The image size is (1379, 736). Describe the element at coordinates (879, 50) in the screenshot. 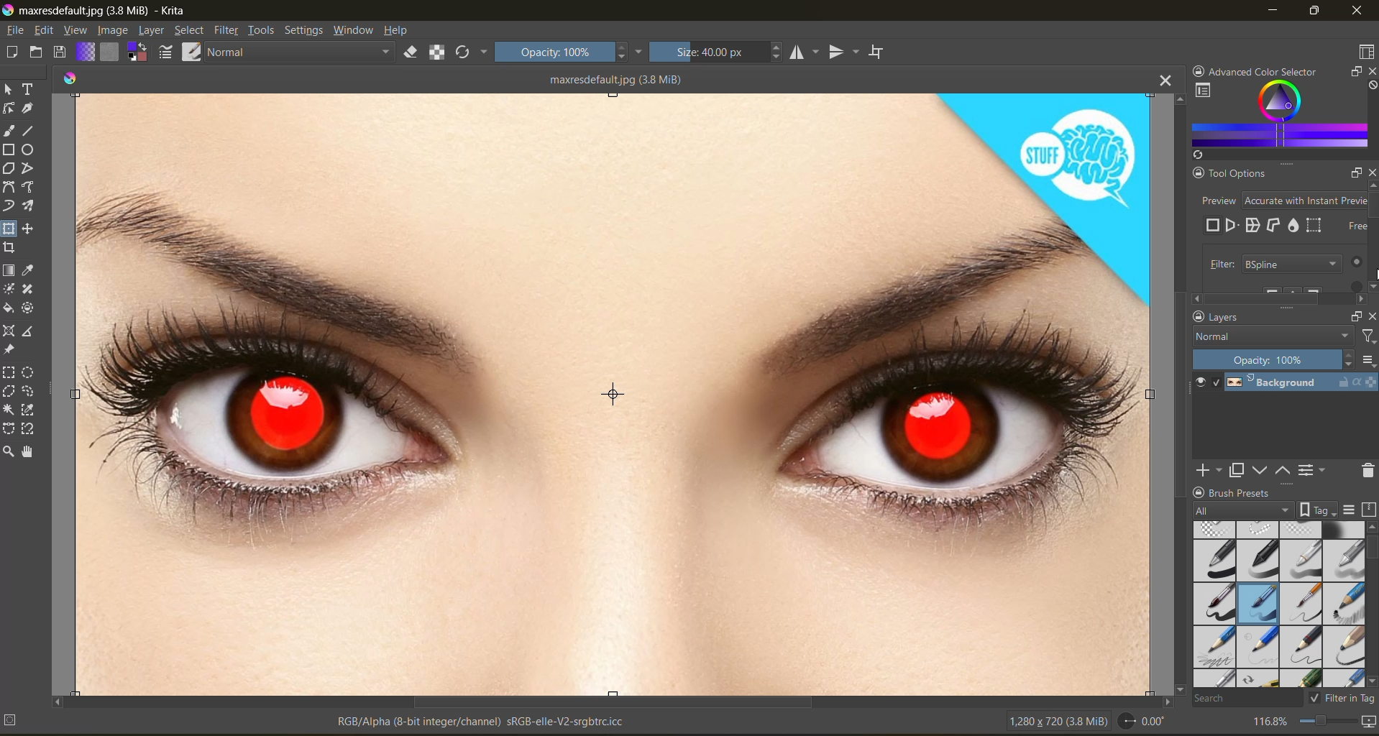

I see `wrap around mode` at that location.